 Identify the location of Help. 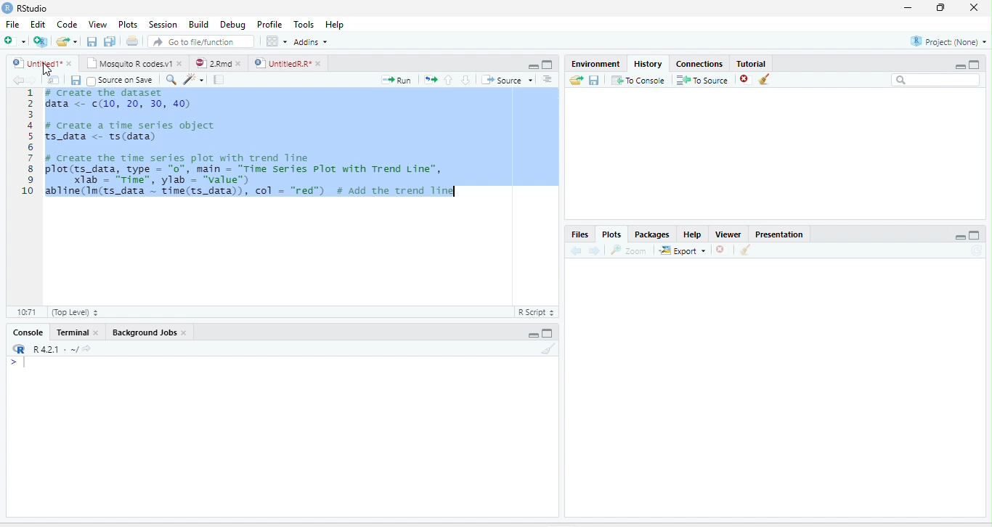
(334, 24).